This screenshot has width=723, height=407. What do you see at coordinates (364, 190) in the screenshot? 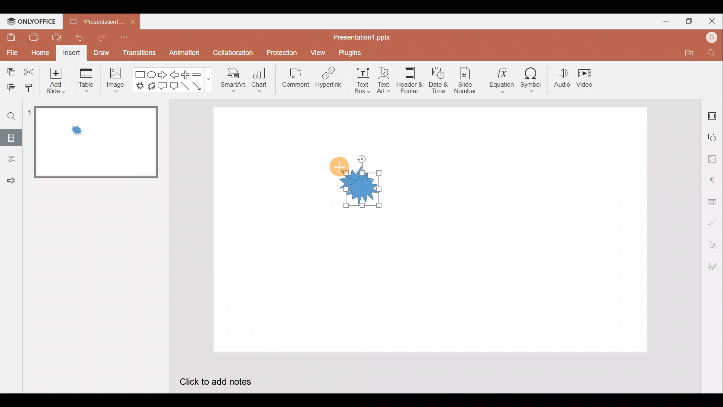
I see `shape` at bounding box center [364, 190].